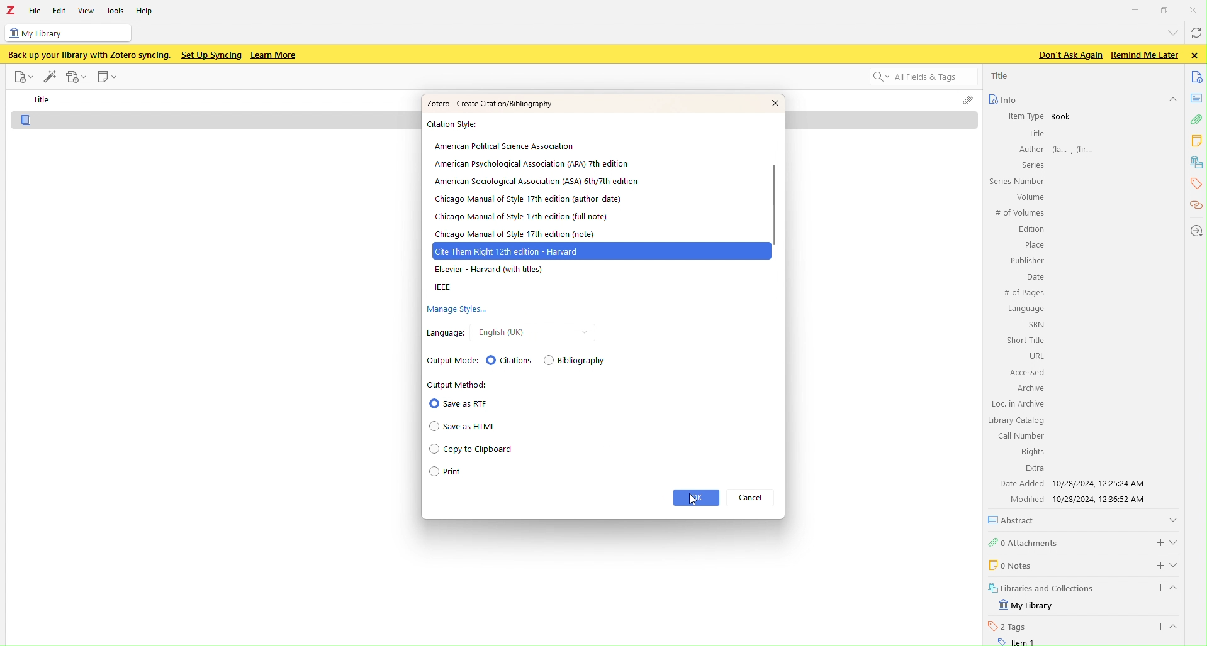  What do you see at coordinates (1195, 9) in the screenshot?
I see `Close` at bounding box center [1195, 9].